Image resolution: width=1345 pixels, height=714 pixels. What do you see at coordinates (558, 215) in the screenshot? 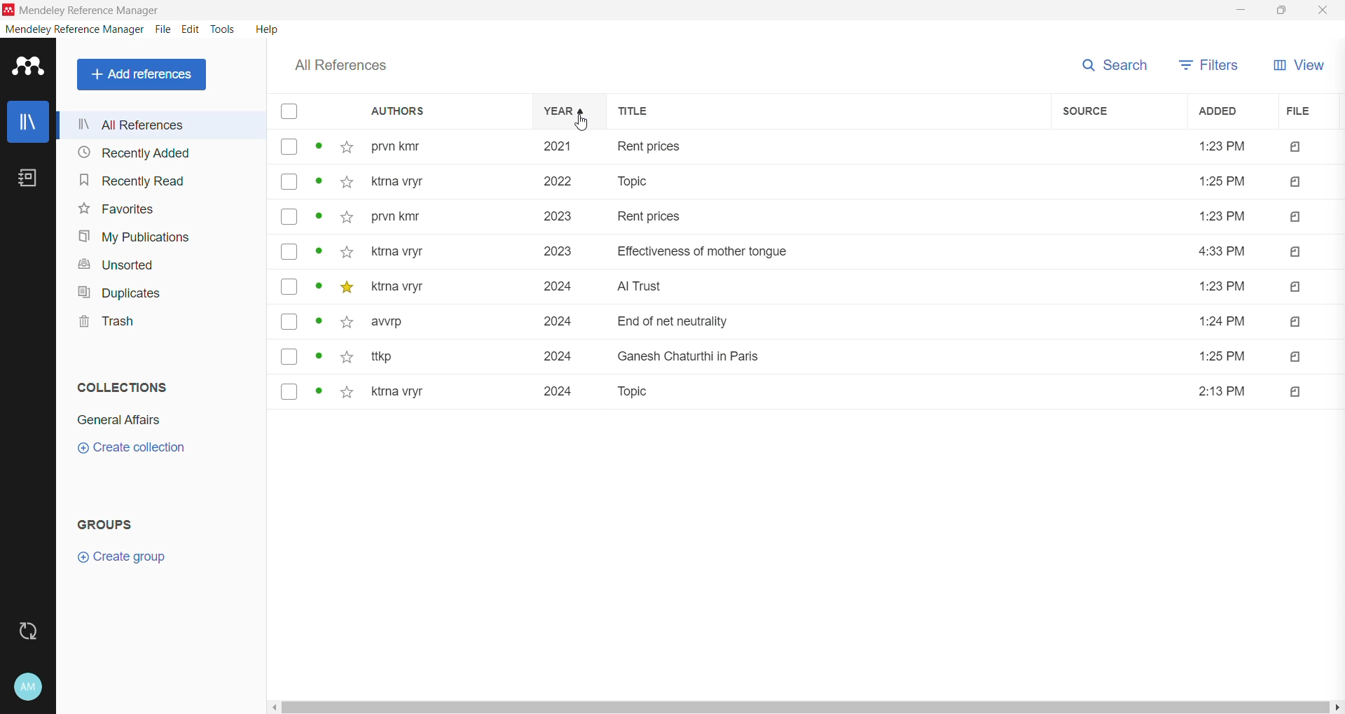
I see `2023` at bounding box center [558, 215].